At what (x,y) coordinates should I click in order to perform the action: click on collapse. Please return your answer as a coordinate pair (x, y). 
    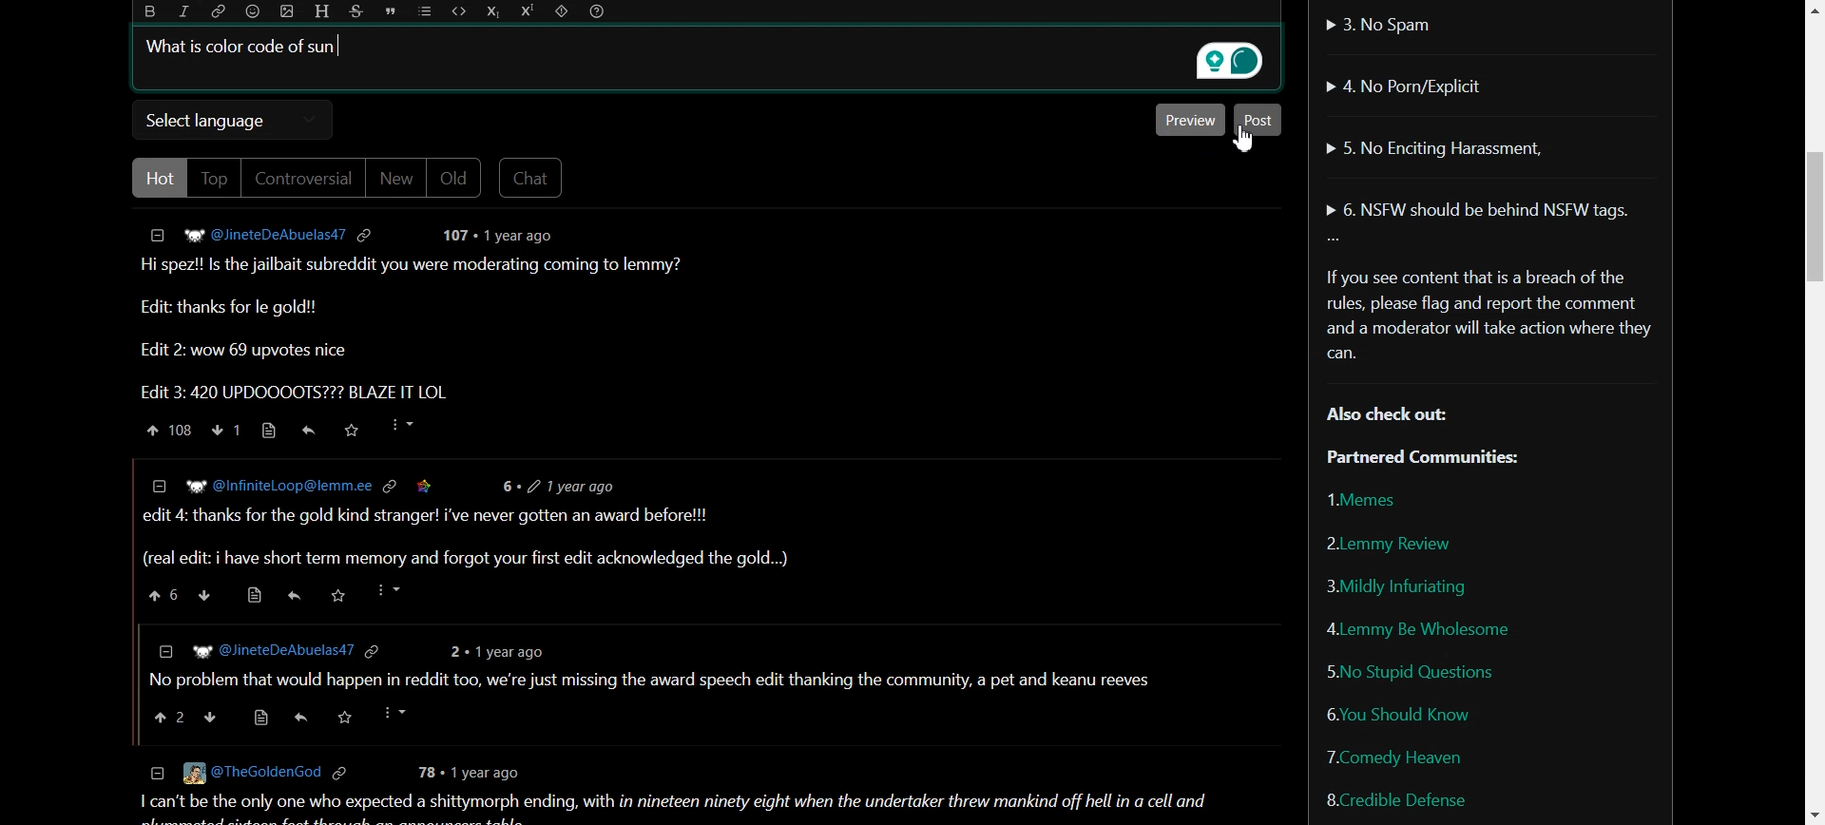
    Looking at the image, I should click on (163, 488).